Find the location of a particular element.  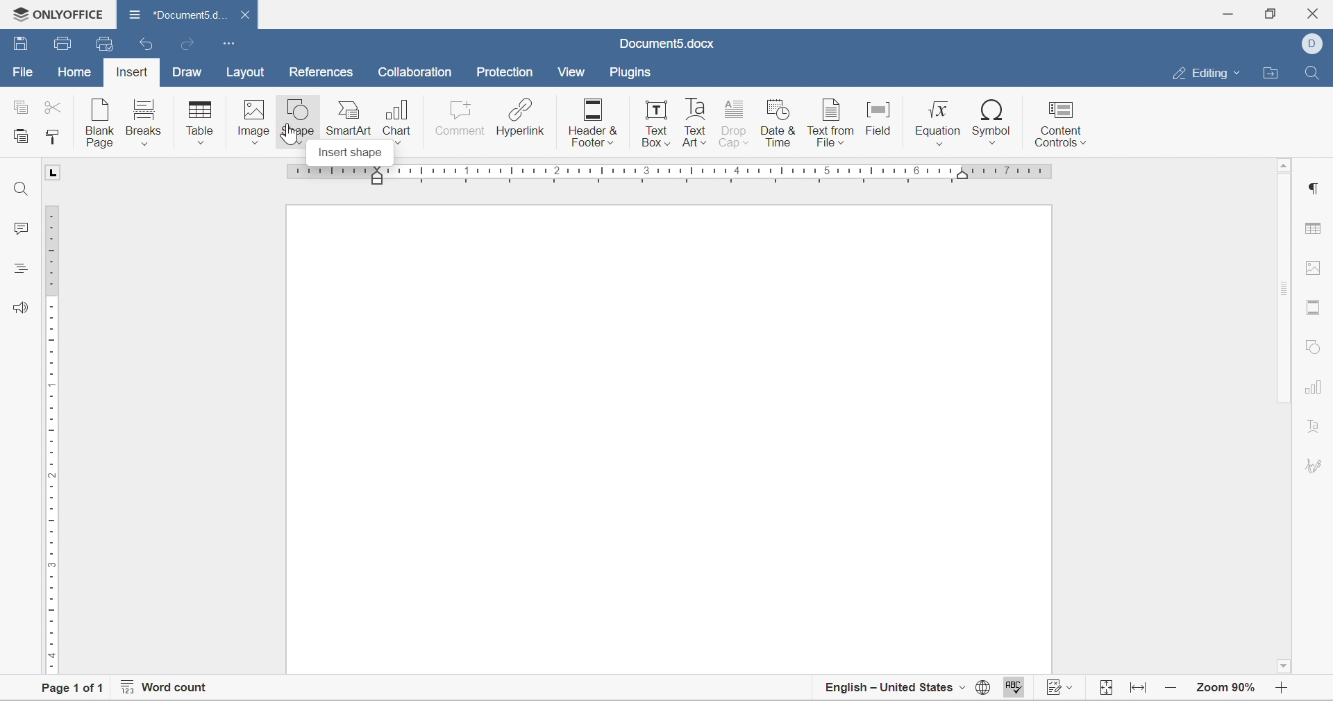

protection is located at coordinates (505, 71).